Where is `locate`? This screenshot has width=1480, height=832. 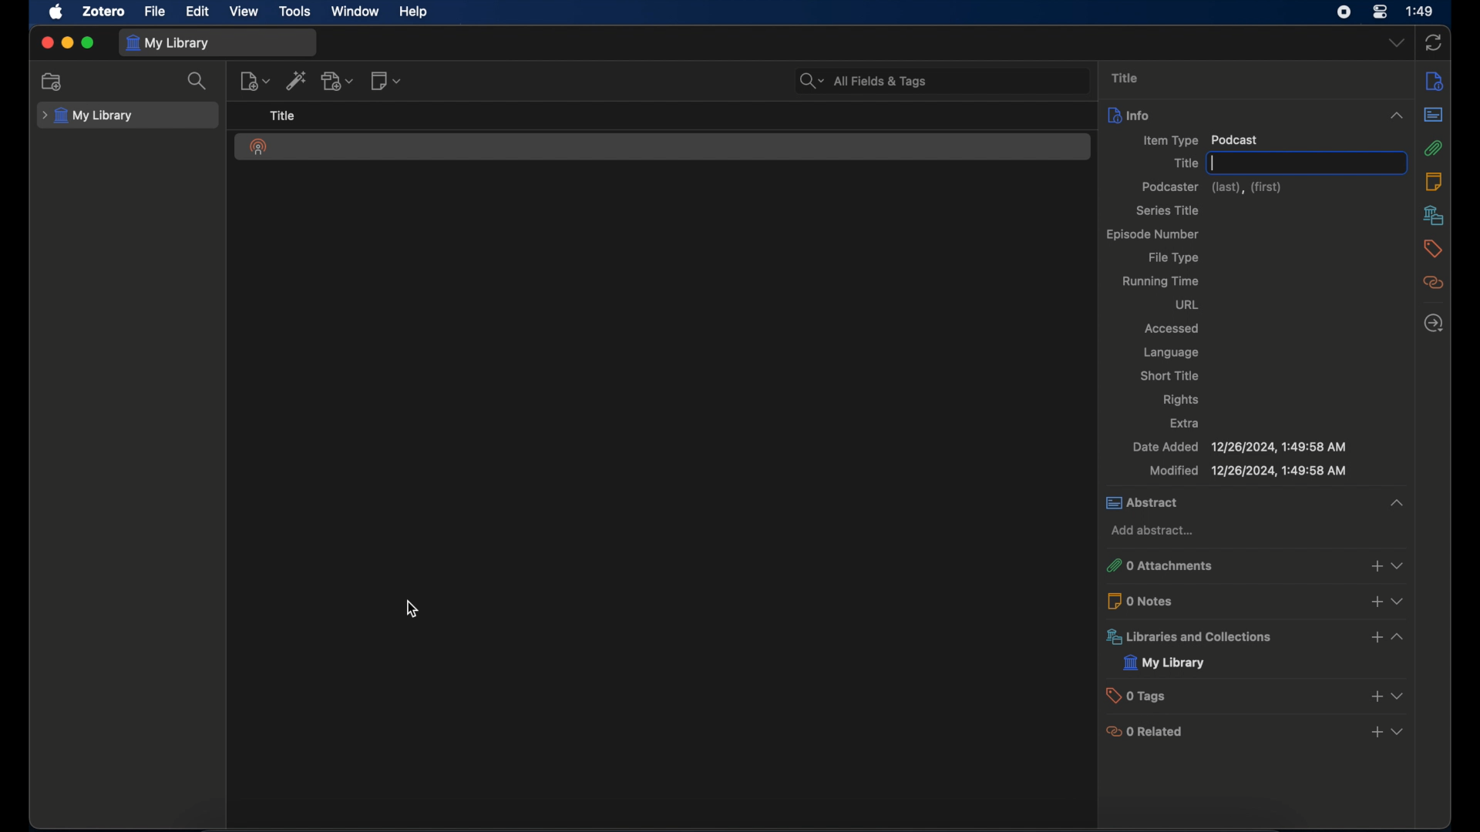
locate is located at coordinates (1433, 324).